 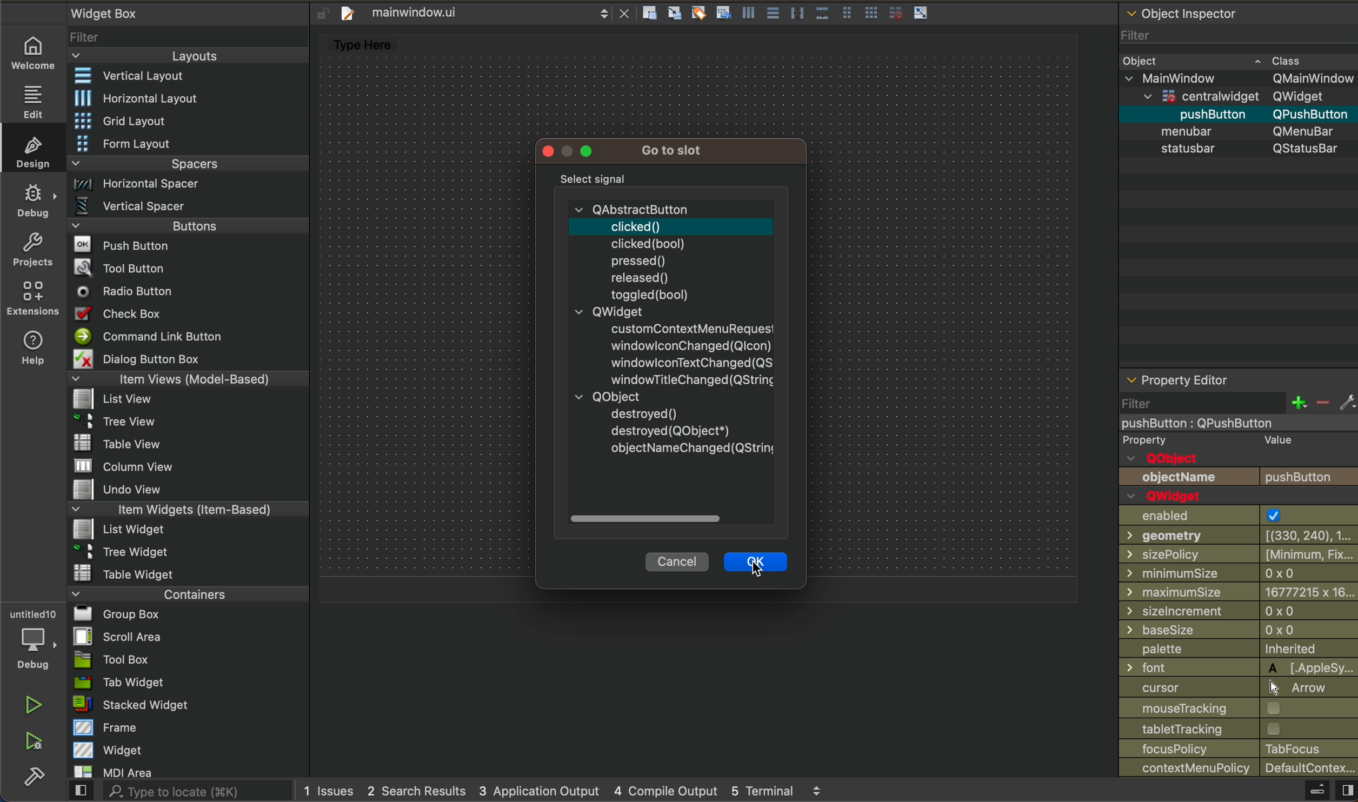 What do you see at coordinates (574, 792) in the screenshot?
I see `` at bounding box center [574, 792].